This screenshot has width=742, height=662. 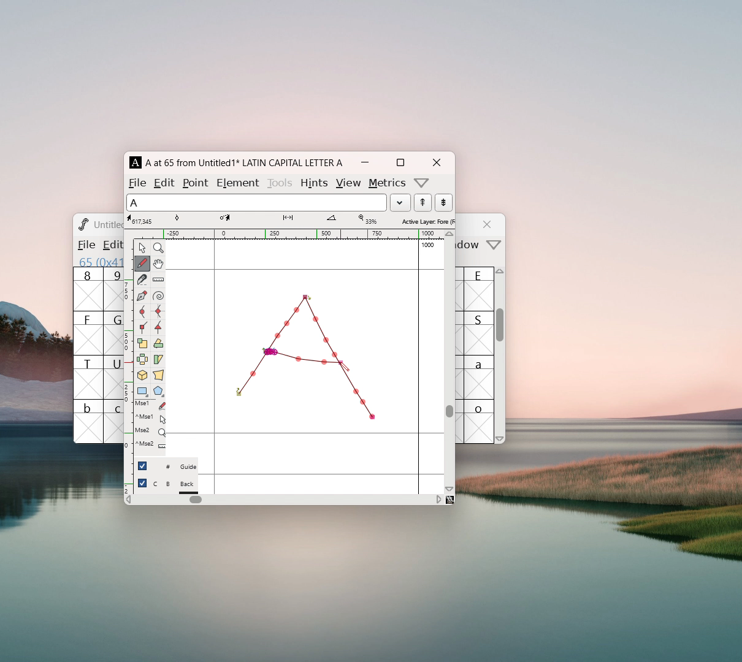 What do you see at coordinates (423, 204) in the screenshot?
I see `show the next word in the wordlist` at bounding box center [423, 204].